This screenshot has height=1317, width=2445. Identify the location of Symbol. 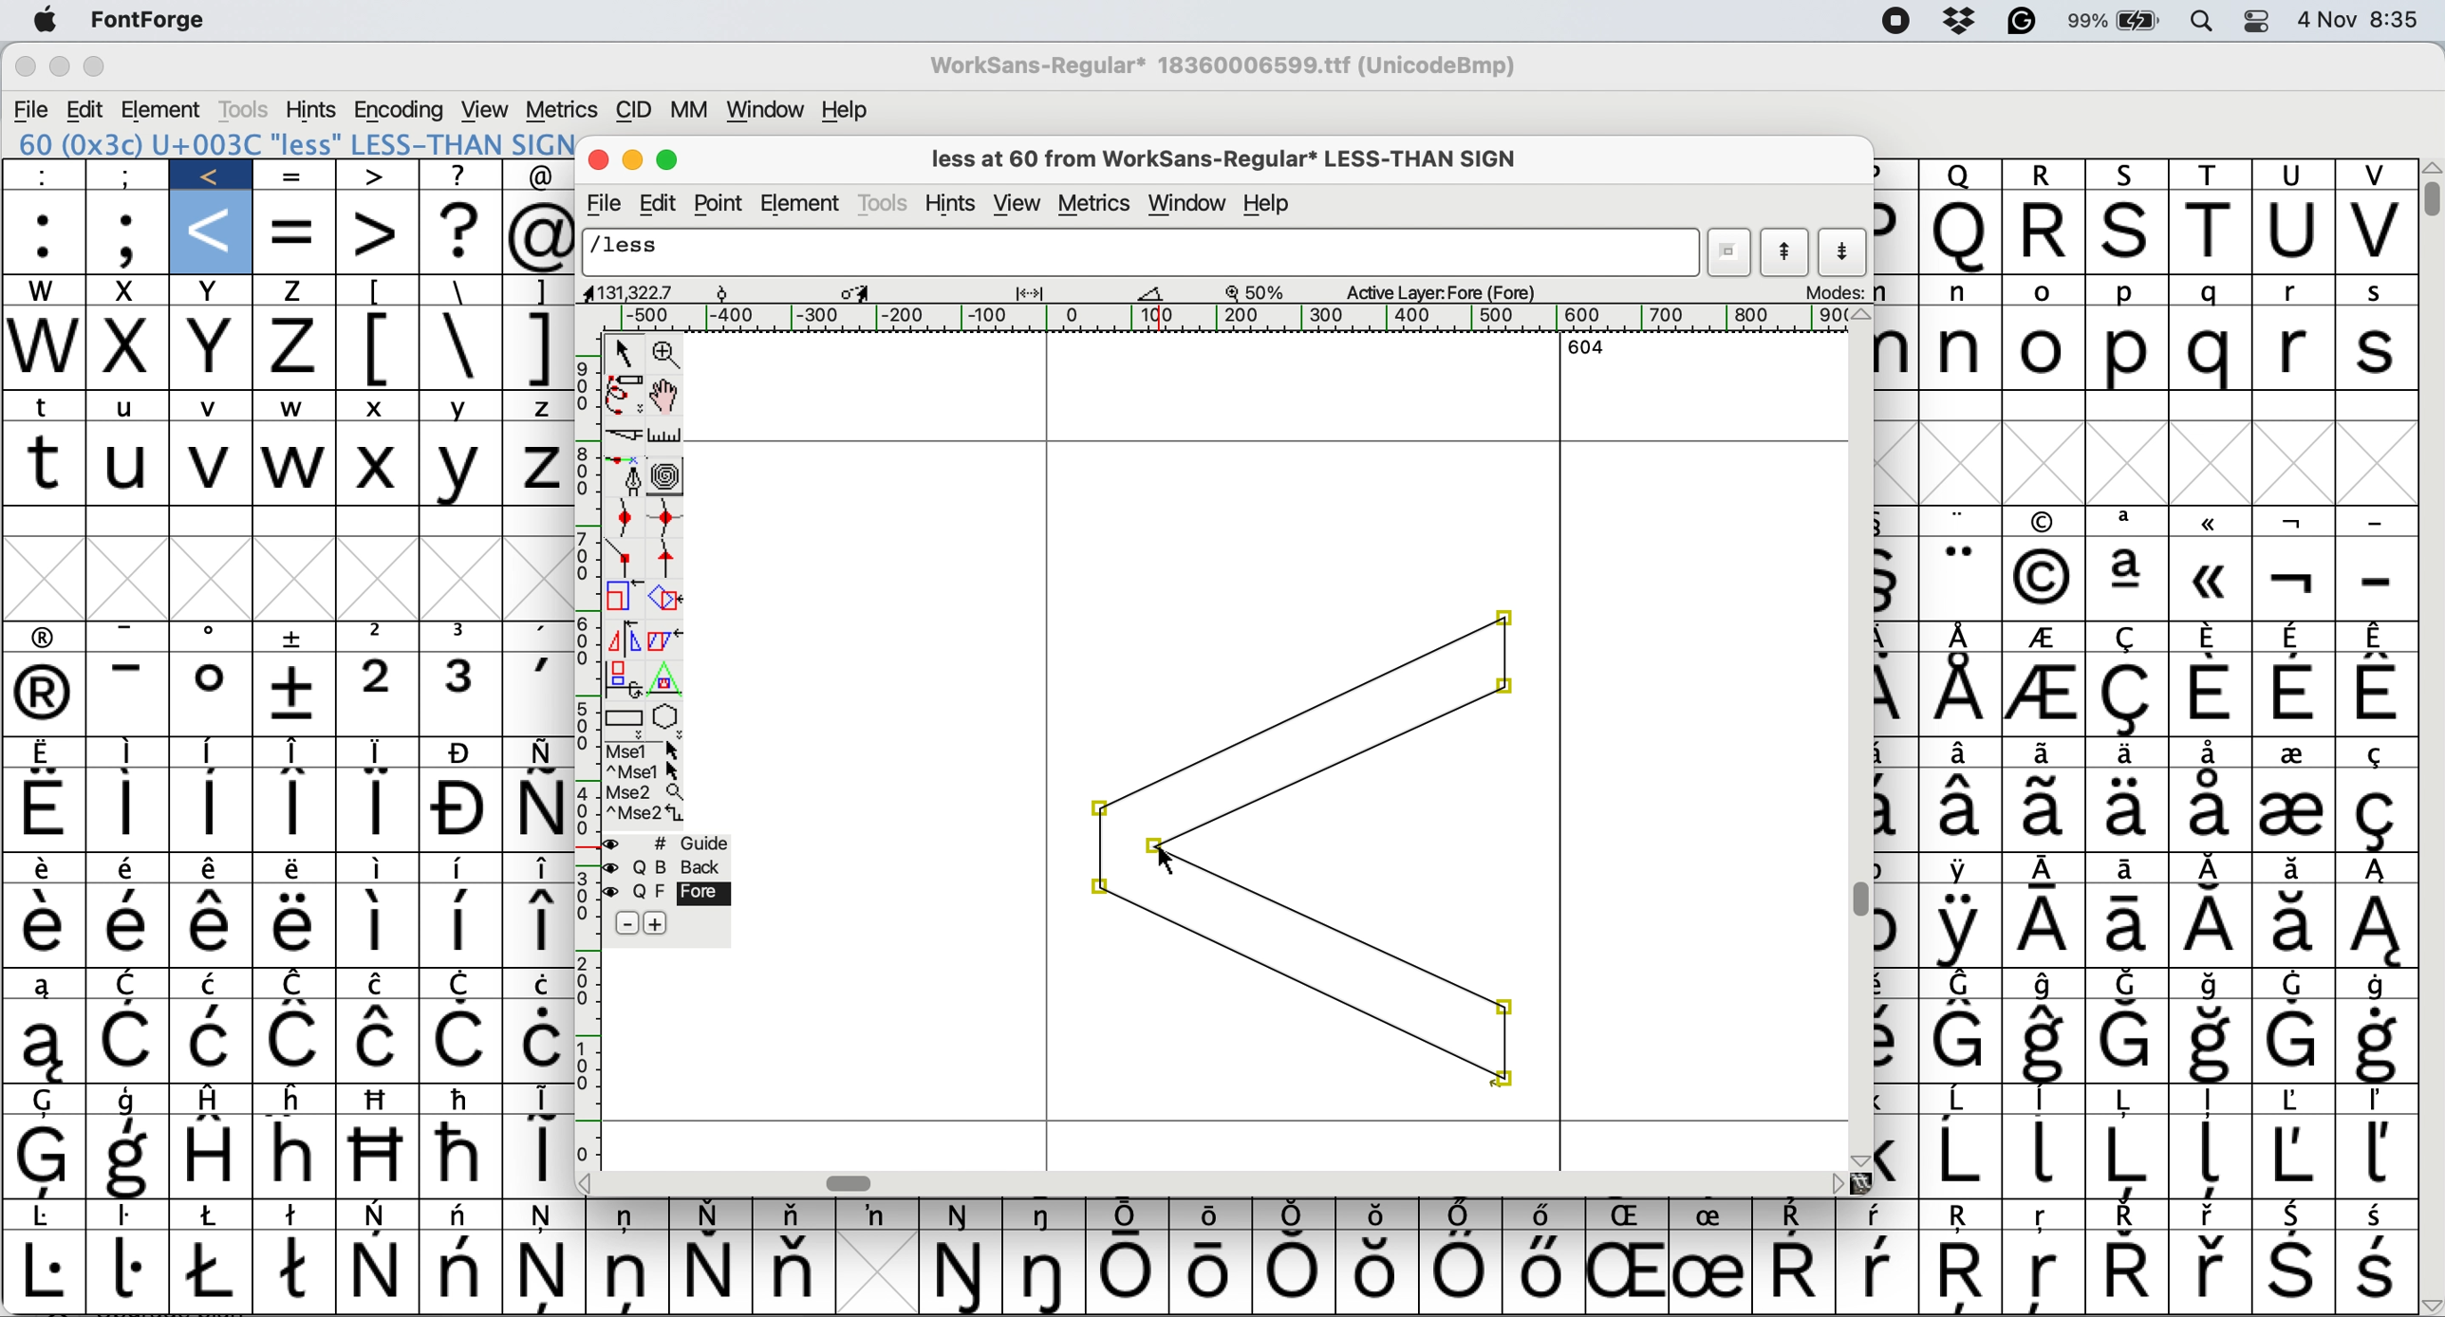
(47, 1157).